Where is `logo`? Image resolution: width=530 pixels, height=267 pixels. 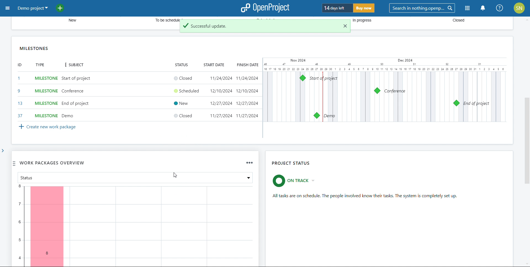
logo is located at coordinates (265, 8).